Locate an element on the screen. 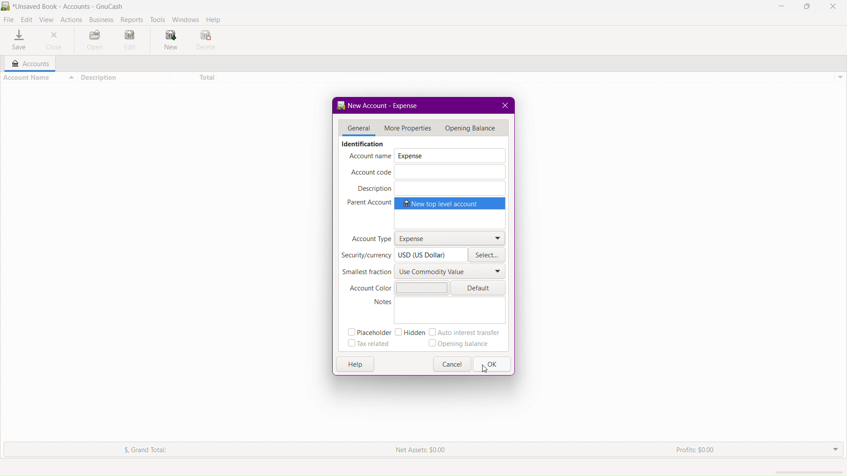  Business is located at coordinates (100, 18).